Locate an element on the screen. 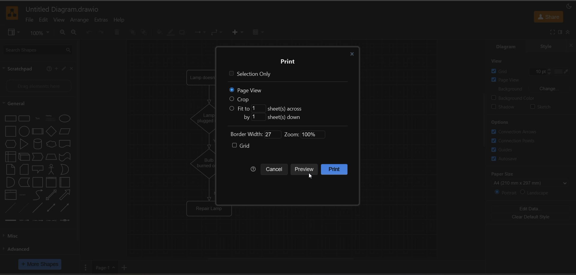 Image resolution: width=576 pixels, height=275 pixels. extras is located at coordinates (101, 20).